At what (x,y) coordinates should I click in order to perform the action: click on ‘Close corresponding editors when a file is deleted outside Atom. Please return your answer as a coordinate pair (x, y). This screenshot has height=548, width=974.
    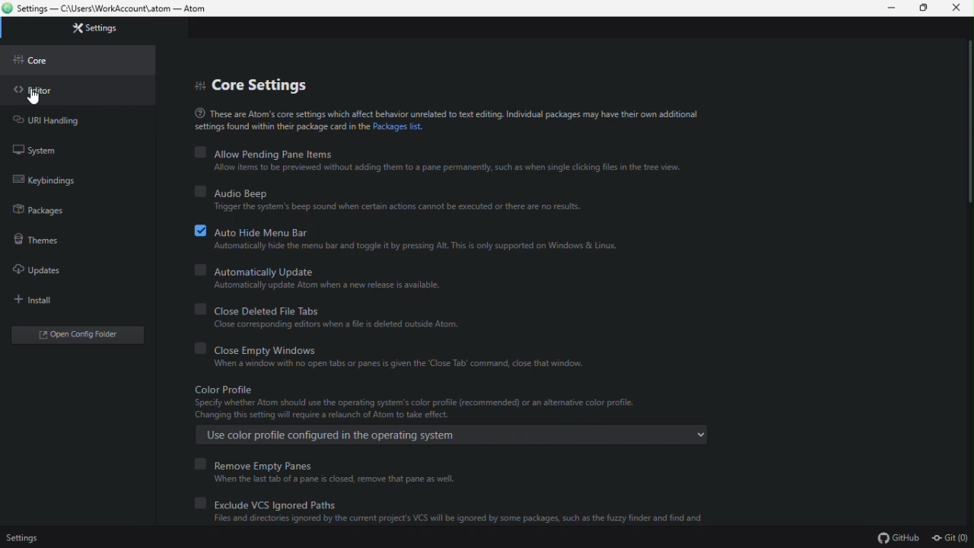
    Looking at the image, I should click on (336, 325).